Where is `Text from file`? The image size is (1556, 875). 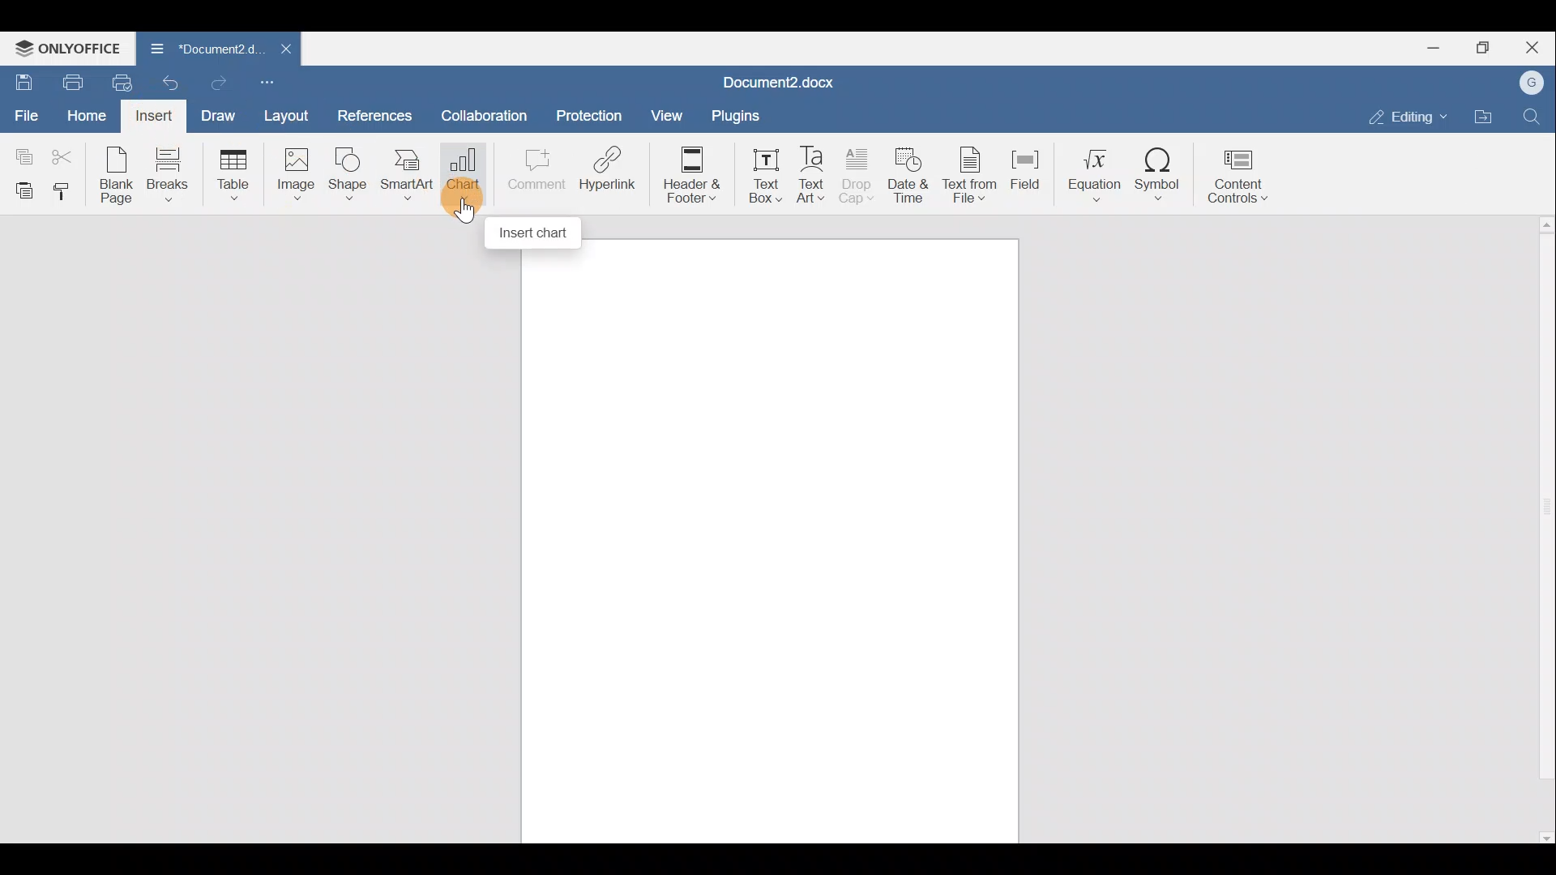 Text from file is located at coordinates (972, 172).